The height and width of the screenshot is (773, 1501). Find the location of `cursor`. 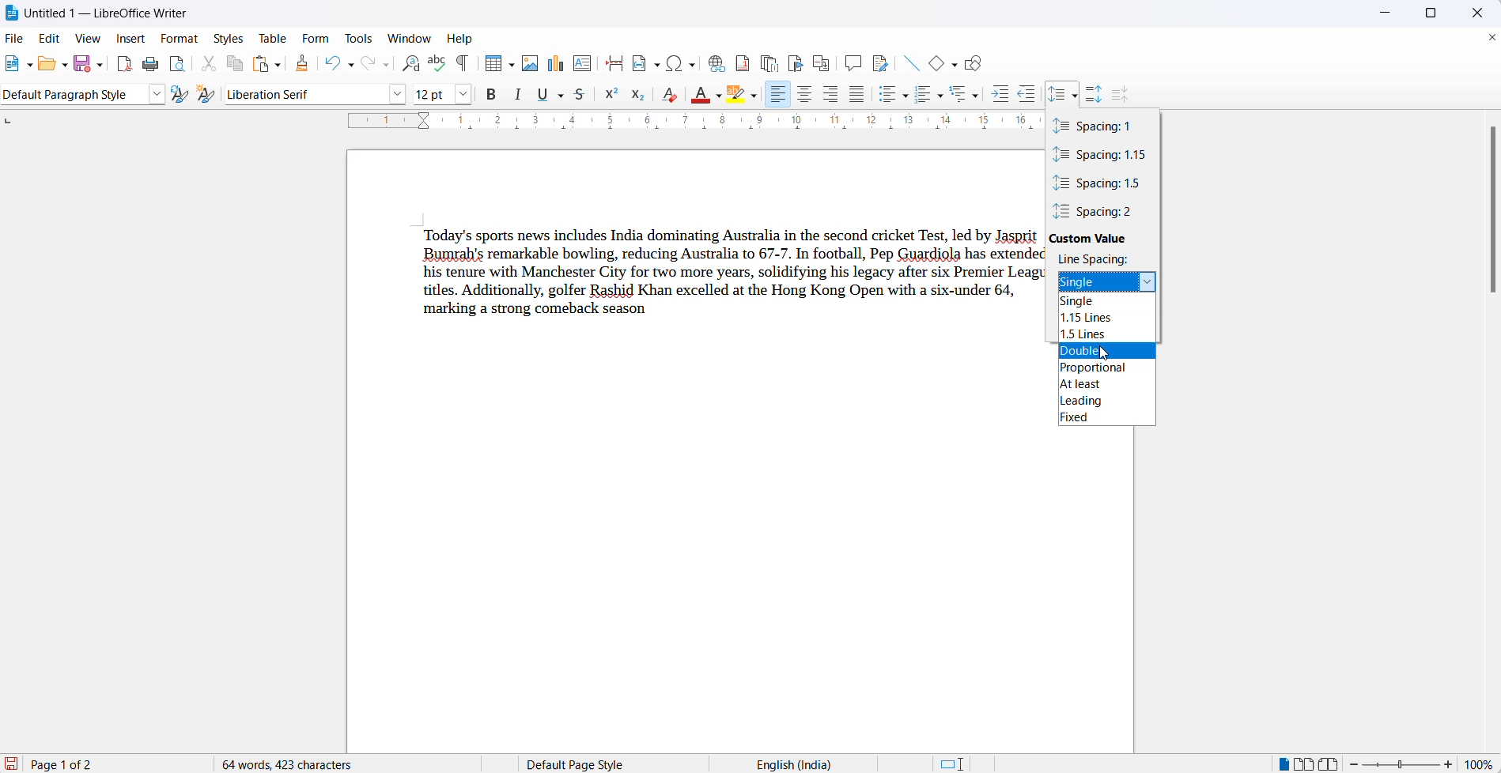

cursor is located at coordinates (1104, 354).